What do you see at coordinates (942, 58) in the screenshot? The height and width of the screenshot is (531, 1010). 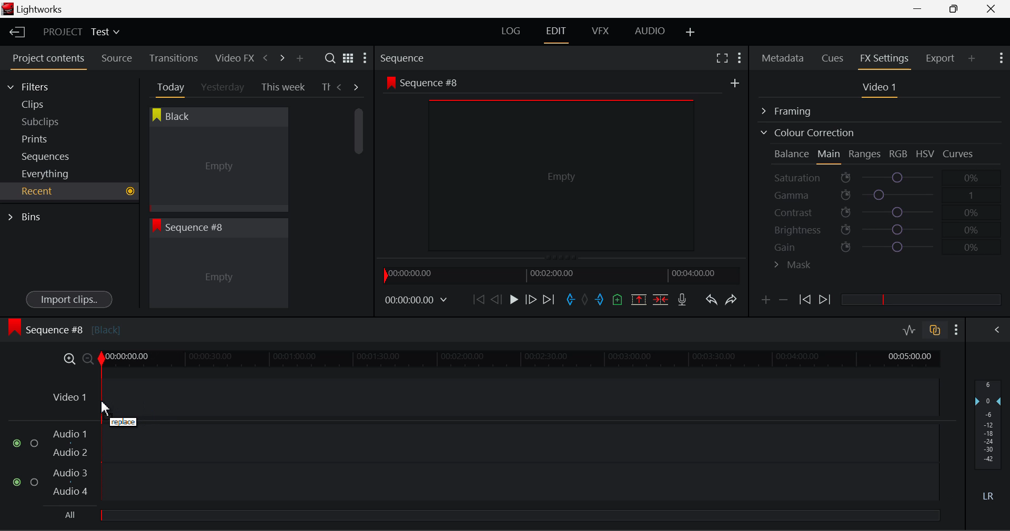 I see `Export Panel` at bounding box center [942, 58].